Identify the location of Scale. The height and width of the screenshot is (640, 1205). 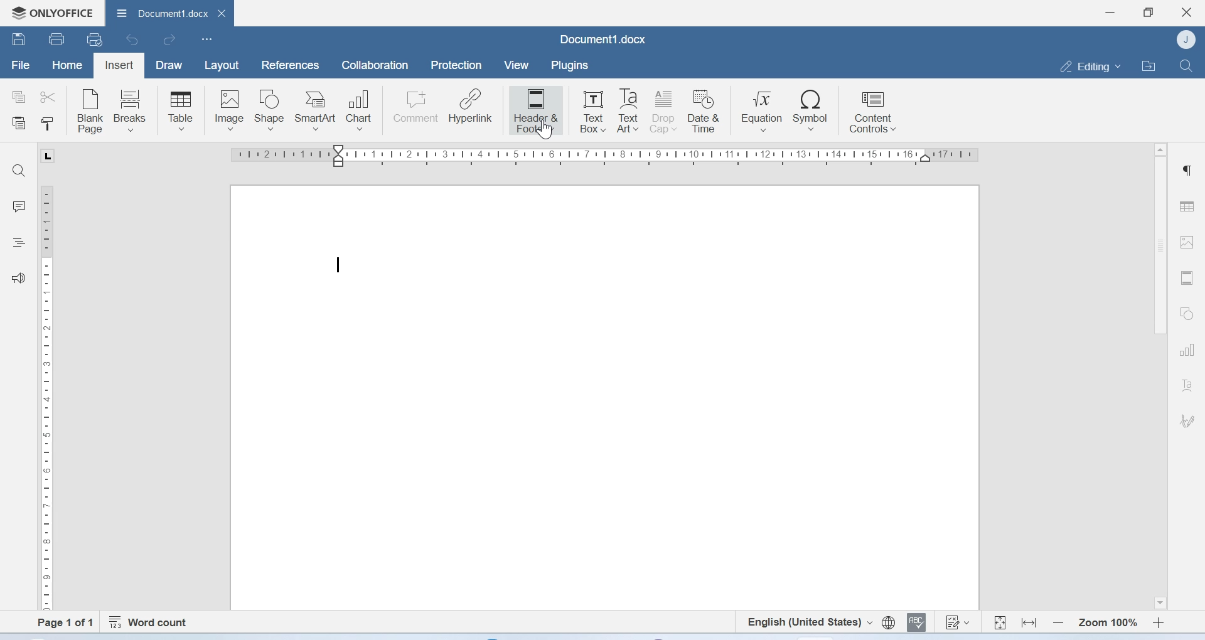
(607, 157).